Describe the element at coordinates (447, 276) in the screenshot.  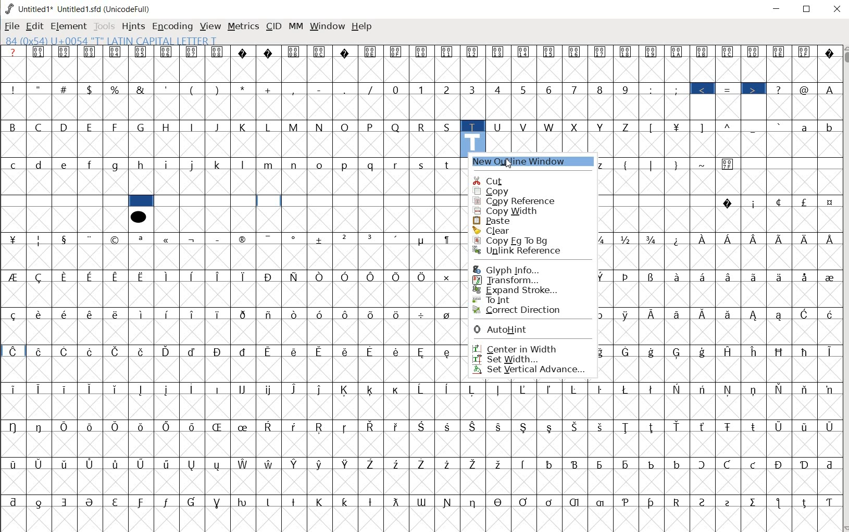
I see `Symbol` at that location.